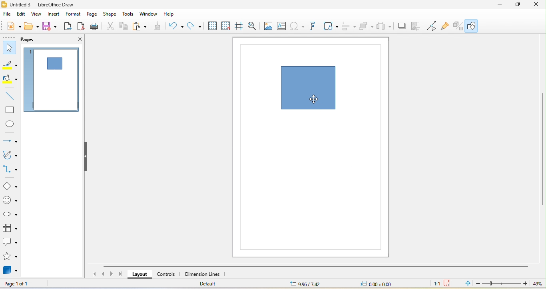  Describe the element at coordinates (110, 26) in the screenshot. I see `cut` at that location.